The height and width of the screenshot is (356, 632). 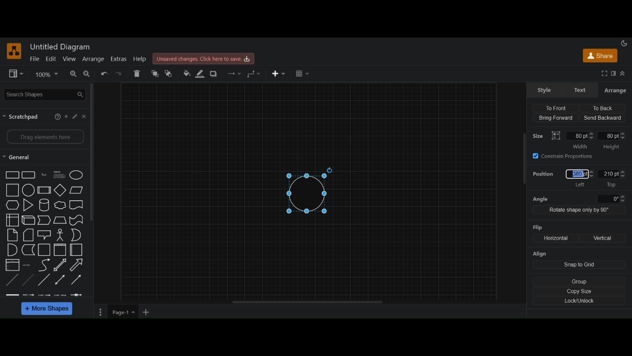 I want to click on format, so click(x=613, y=74).